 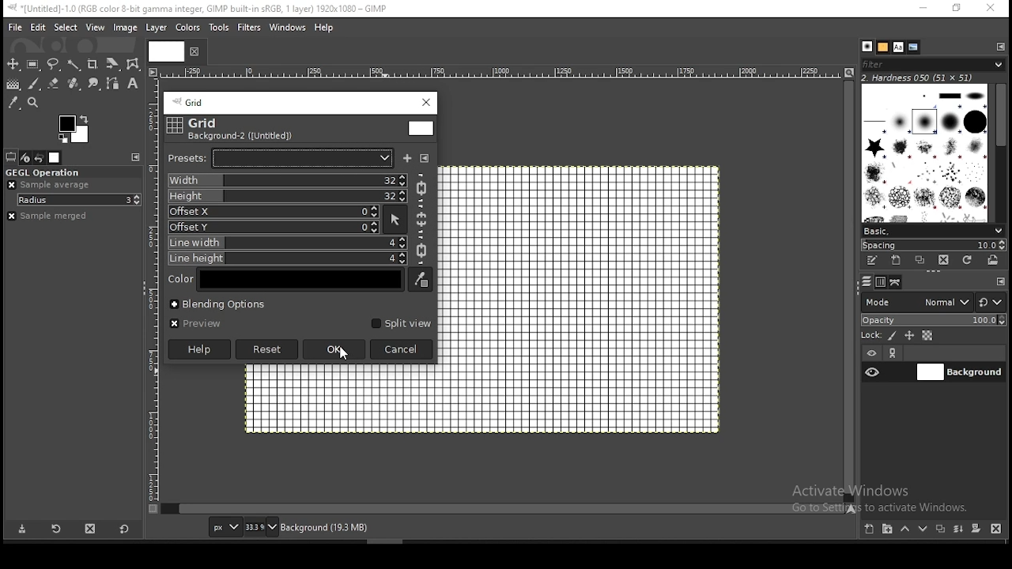 I want to click on grid, so click(x=204, y=122).